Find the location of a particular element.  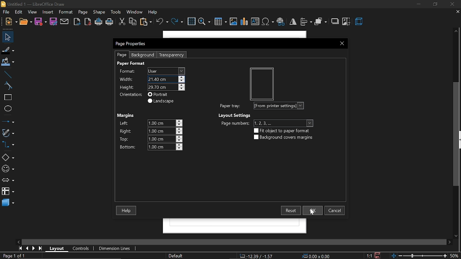

29.70 cm is located at coordinates (166, 87).